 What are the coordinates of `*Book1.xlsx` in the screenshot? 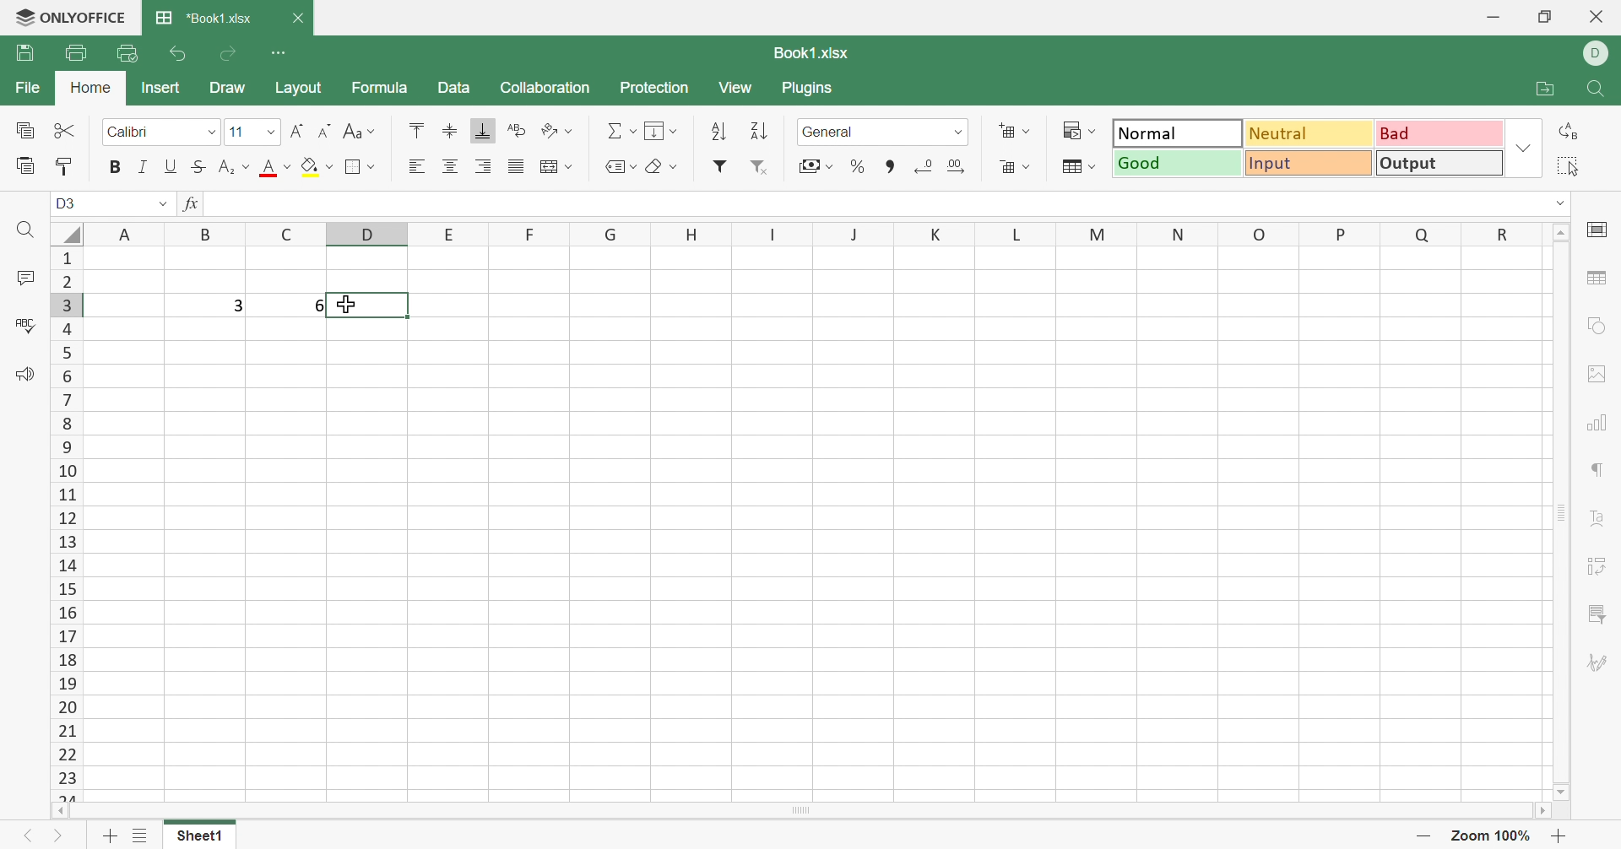 It's located at (208, 18).